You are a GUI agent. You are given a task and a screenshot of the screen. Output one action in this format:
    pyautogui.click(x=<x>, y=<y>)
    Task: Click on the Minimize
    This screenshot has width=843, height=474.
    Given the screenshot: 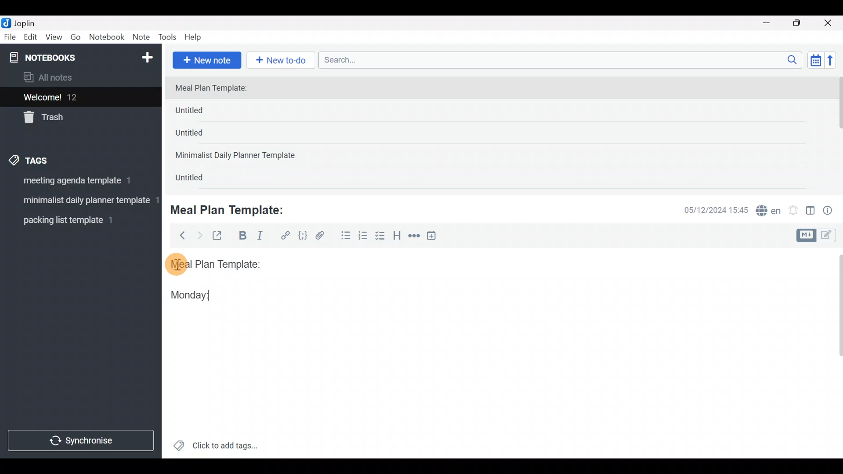 What is the action you would take?
    pyautogui.click(x=771, y=22)
    